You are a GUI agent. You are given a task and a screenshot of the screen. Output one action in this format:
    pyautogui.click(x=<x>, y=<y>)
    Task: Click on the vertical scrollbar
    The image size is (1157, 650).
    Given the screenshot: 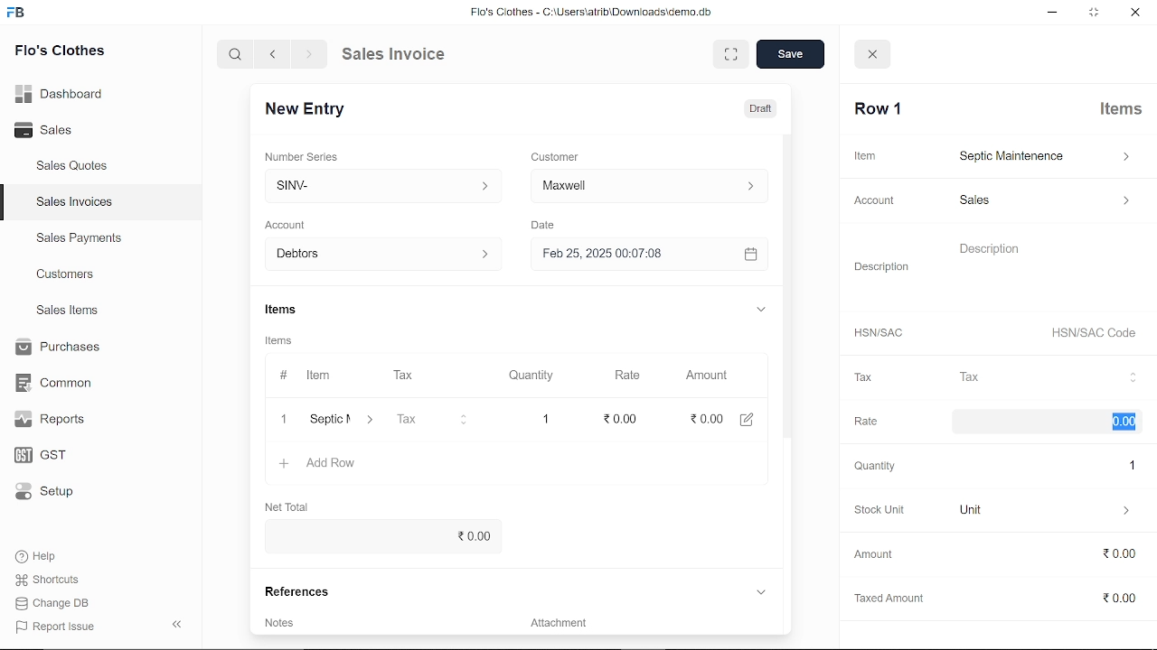 What is the action you would take?
    pyautogui.click(x=791, y=293)
    